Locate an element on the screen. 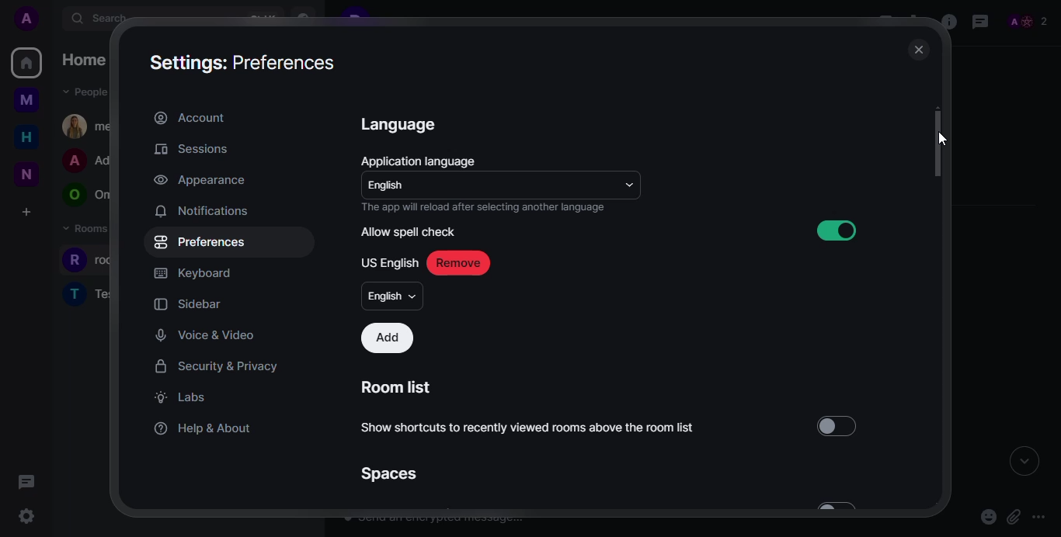 This screenshot has height=537, width=1061. people room is located at coordinates (89, 161).